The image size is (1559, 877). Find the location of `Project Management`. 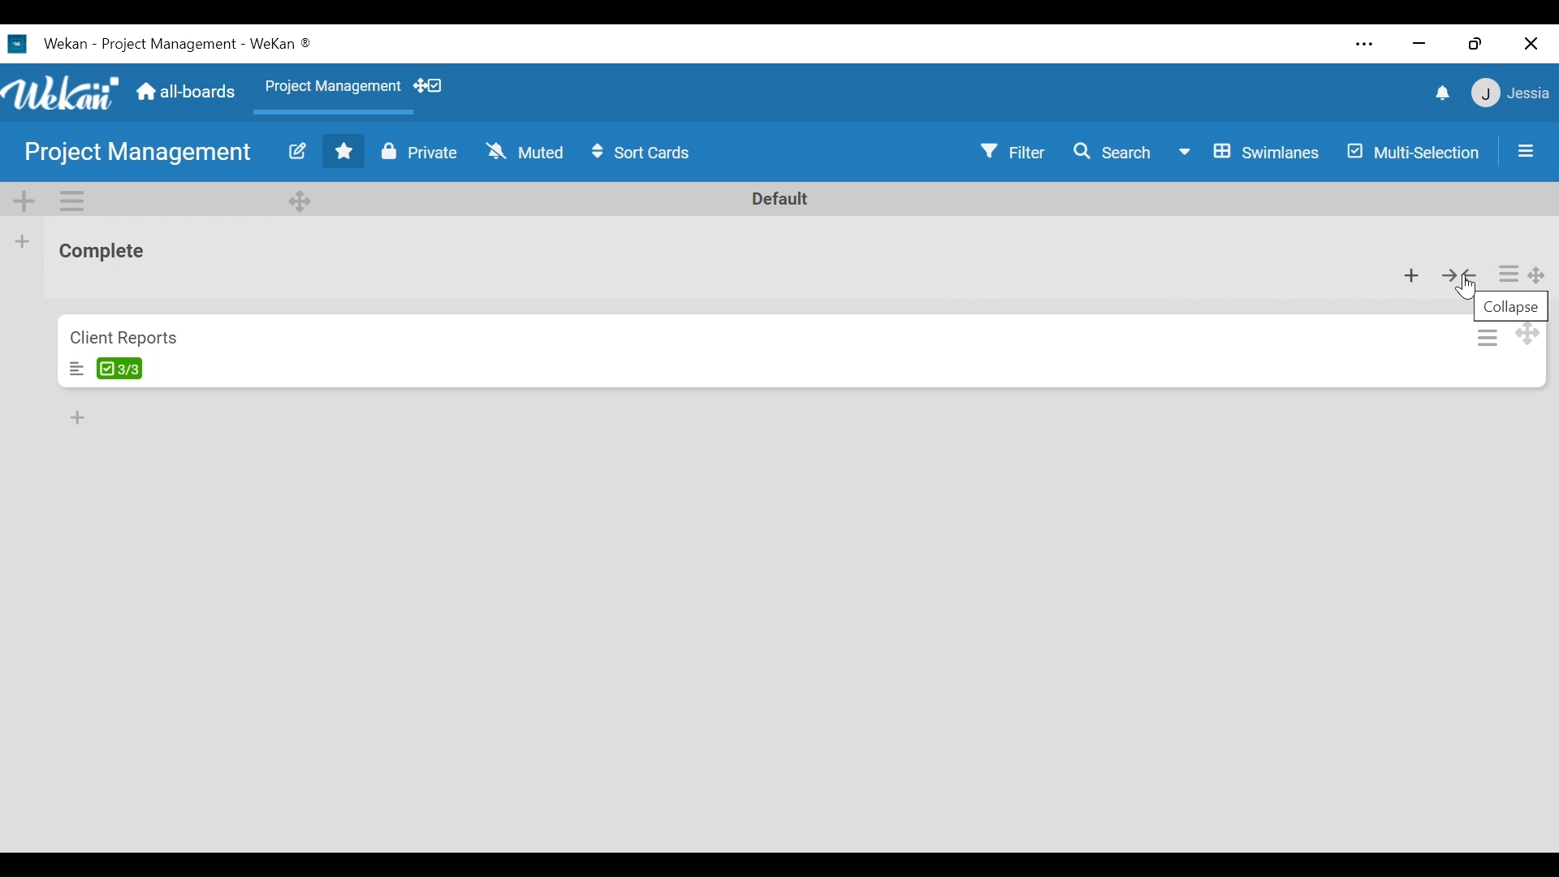

Project Management is located at coordinates (335, 88).